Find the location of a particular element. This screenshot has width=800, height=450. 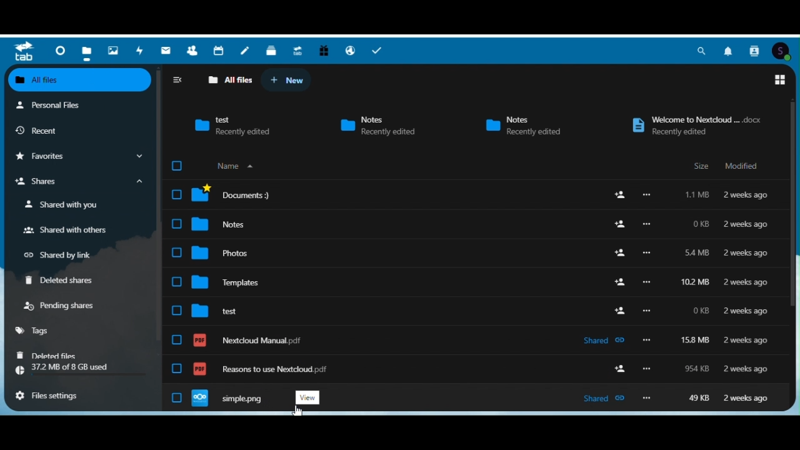

Activity is located at coordinates (139, 49).